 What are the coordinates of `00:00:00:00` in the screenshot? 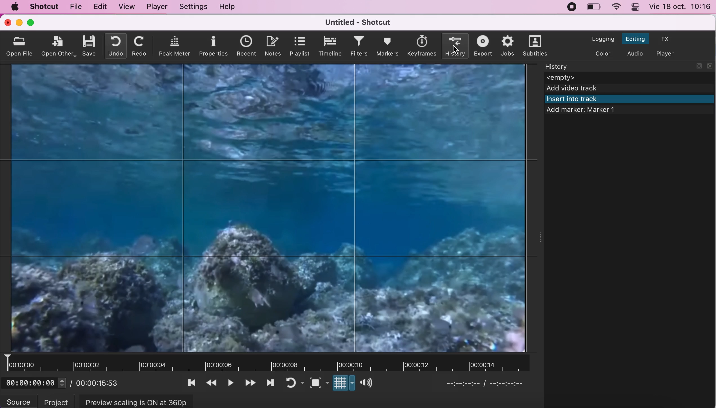 It's located at (36, 383).